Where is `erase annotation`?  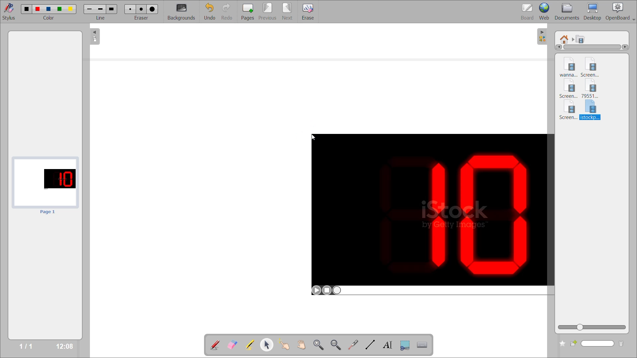 erase annotation is located at coordinates (233, 344).